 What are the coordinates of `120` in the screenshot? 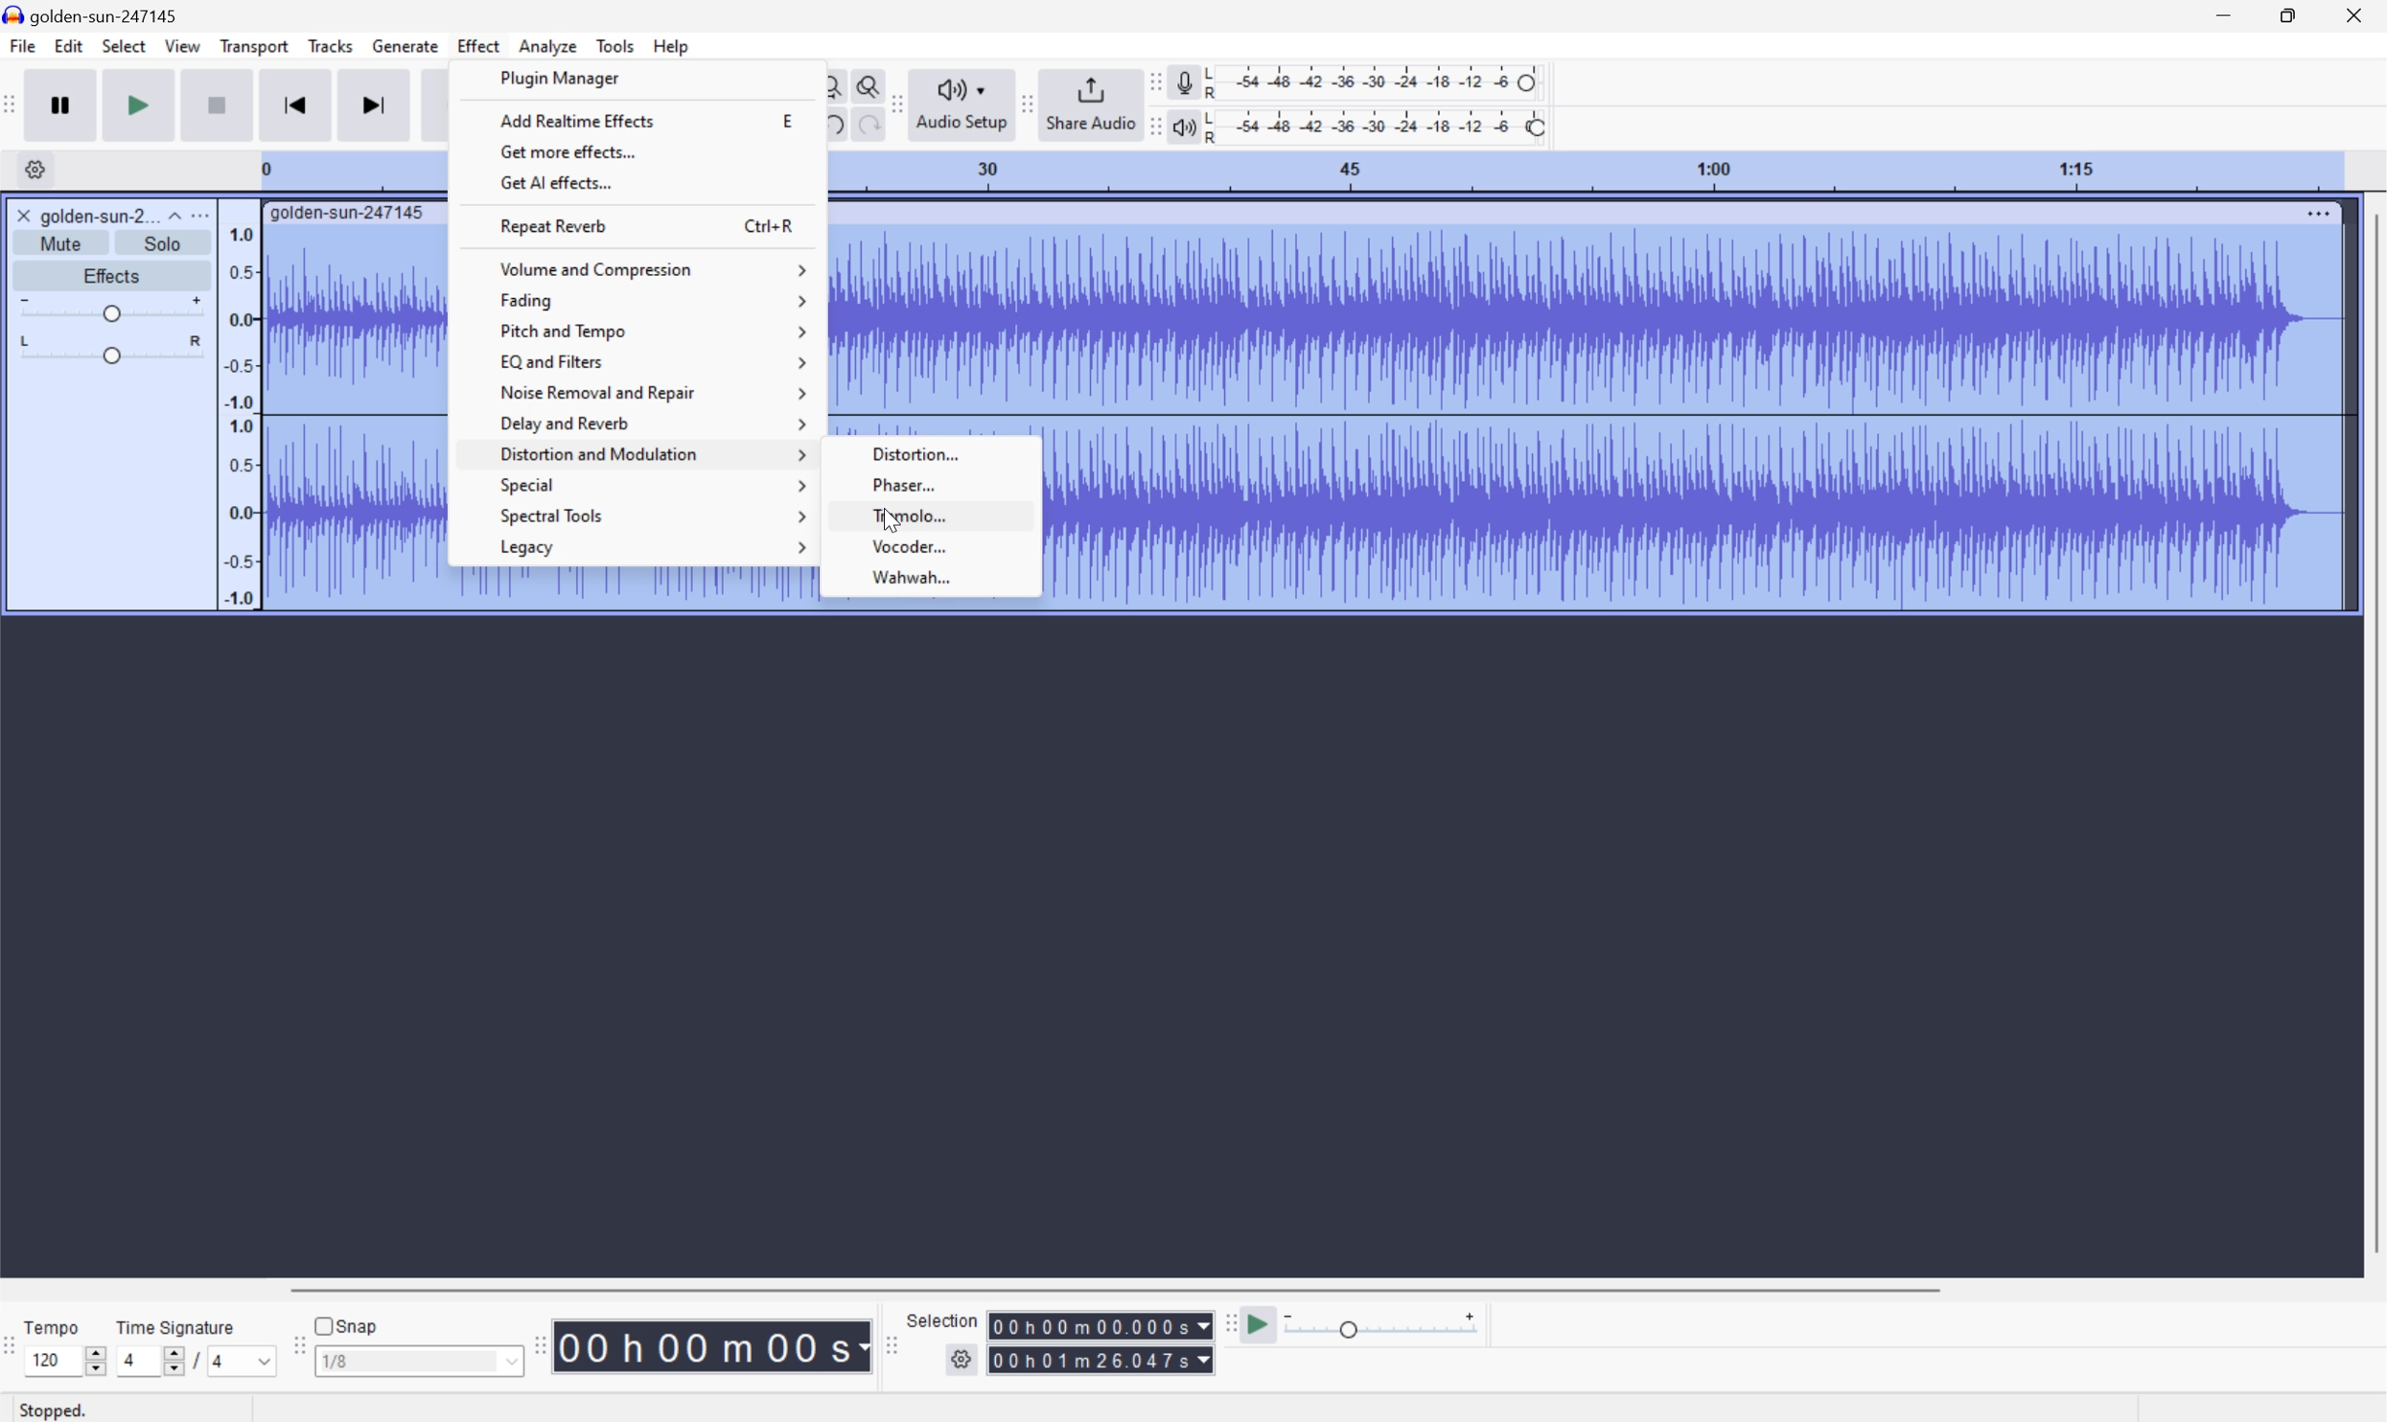 It's located at (56, 1361).